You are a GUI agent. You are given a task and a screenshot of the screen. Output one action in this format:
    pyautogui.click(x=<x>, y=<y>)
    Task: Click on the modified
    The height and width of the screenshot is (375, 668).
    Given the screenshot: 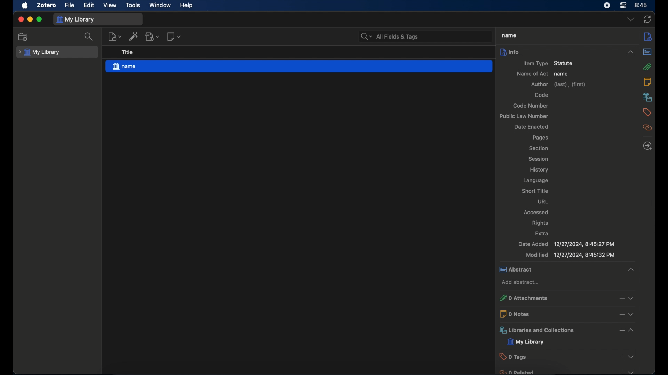 What is the action you would take?
    pyautogui.click(x=570, y=255)
    